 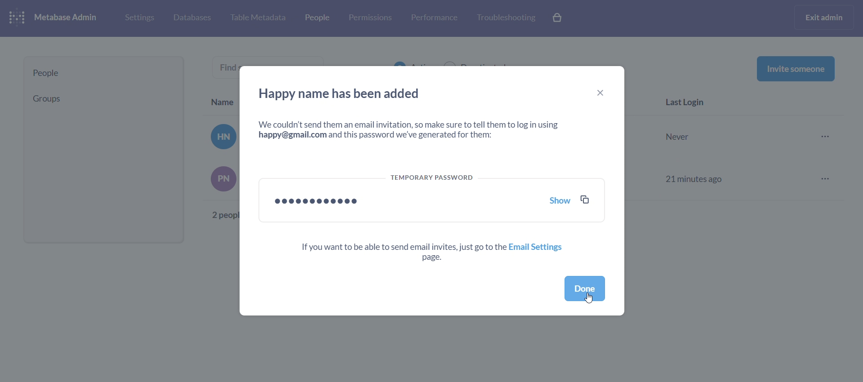 What do you see at coordinates (104, 73) in the screenshot?
I see `people` at bounding box center [104, 73].